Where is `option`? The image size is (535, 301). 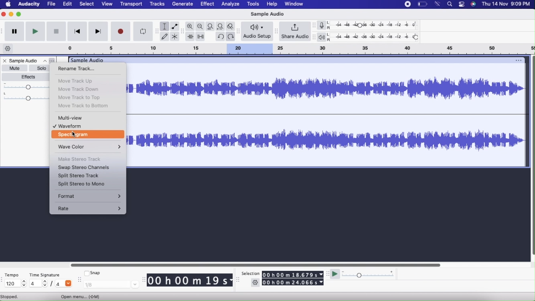
option is located at coordinates (518, 60).